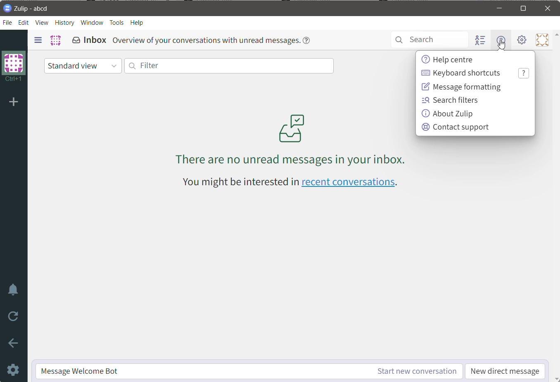 The image size is (560, 382). I want to click on Setting, so click(522, 40).